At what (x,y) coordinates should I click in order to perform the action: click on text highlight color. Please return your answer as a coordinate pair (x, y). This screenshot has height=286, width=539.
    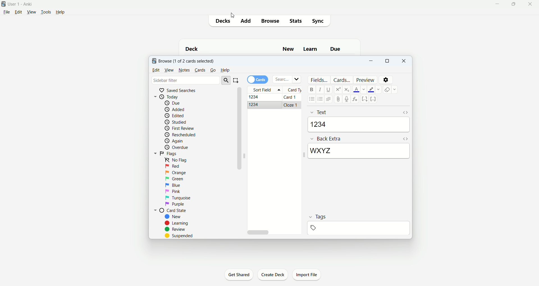
    Looking at the image, I should click on (374, 89).